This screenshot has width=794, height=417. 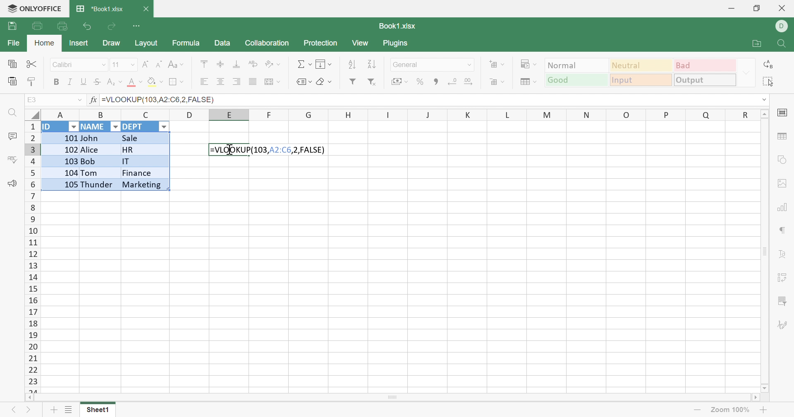 What do you see at coordinates (783, 26) in the screenshot?
I see `DELL` at bounding box center [783, 26].